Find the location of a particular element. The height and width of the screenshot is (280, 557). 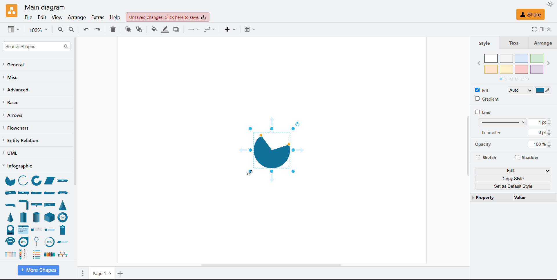

pie is located at coordinates (10, 180).